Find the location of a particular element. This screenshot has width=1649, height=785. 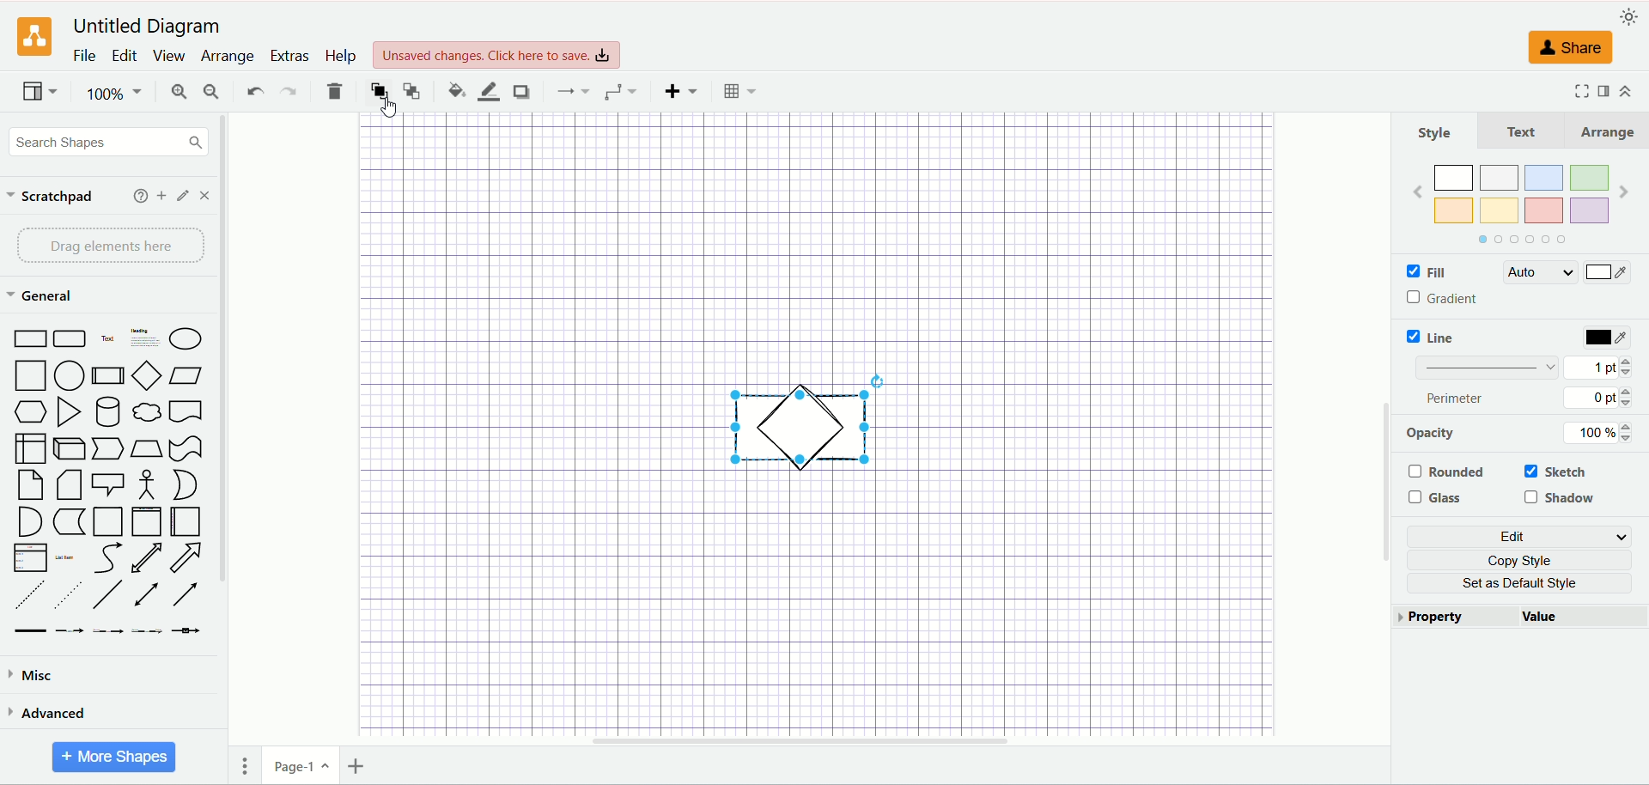

canvas is located at coordinates (815, 604).